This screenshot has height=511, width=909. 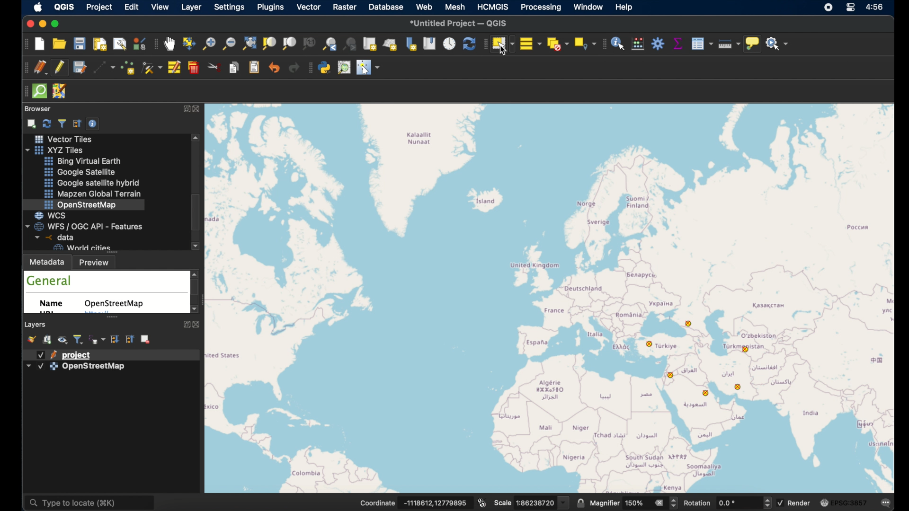 What do you see at coordinates (377, 502) in the screenshot?
I see `Coordinate` at bounding box center [377, 502].